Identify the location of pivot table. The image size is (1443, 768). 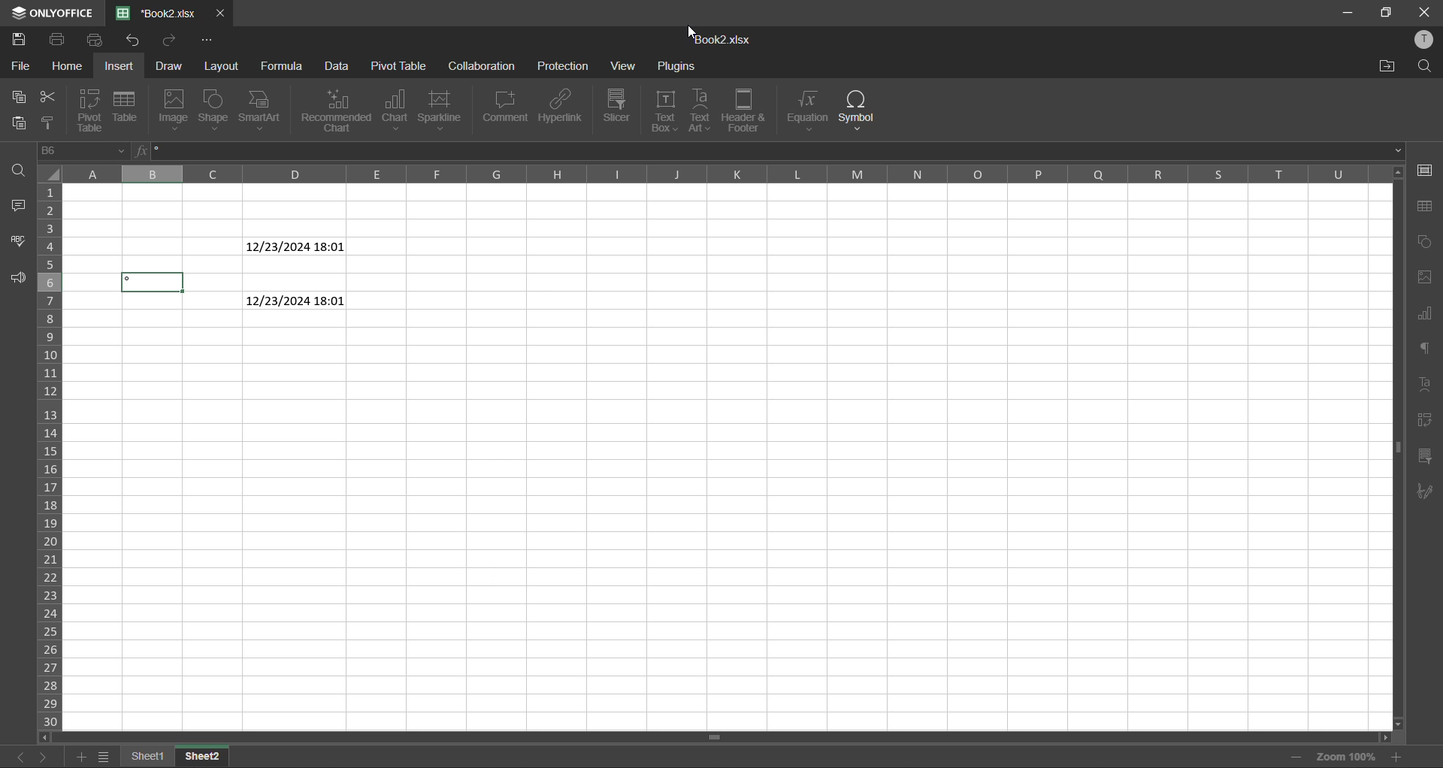
(90, 110).